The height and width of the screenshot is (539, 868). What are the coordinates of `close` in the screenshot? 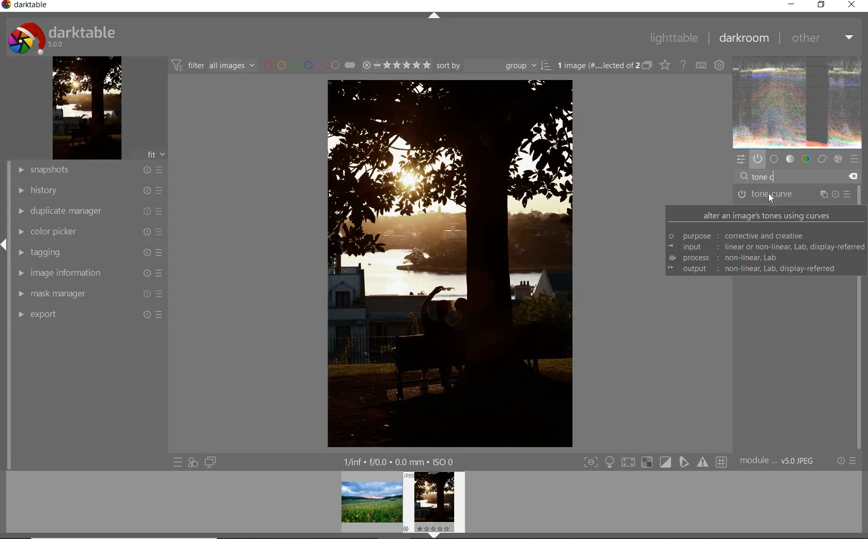 It's located at (852, 5).